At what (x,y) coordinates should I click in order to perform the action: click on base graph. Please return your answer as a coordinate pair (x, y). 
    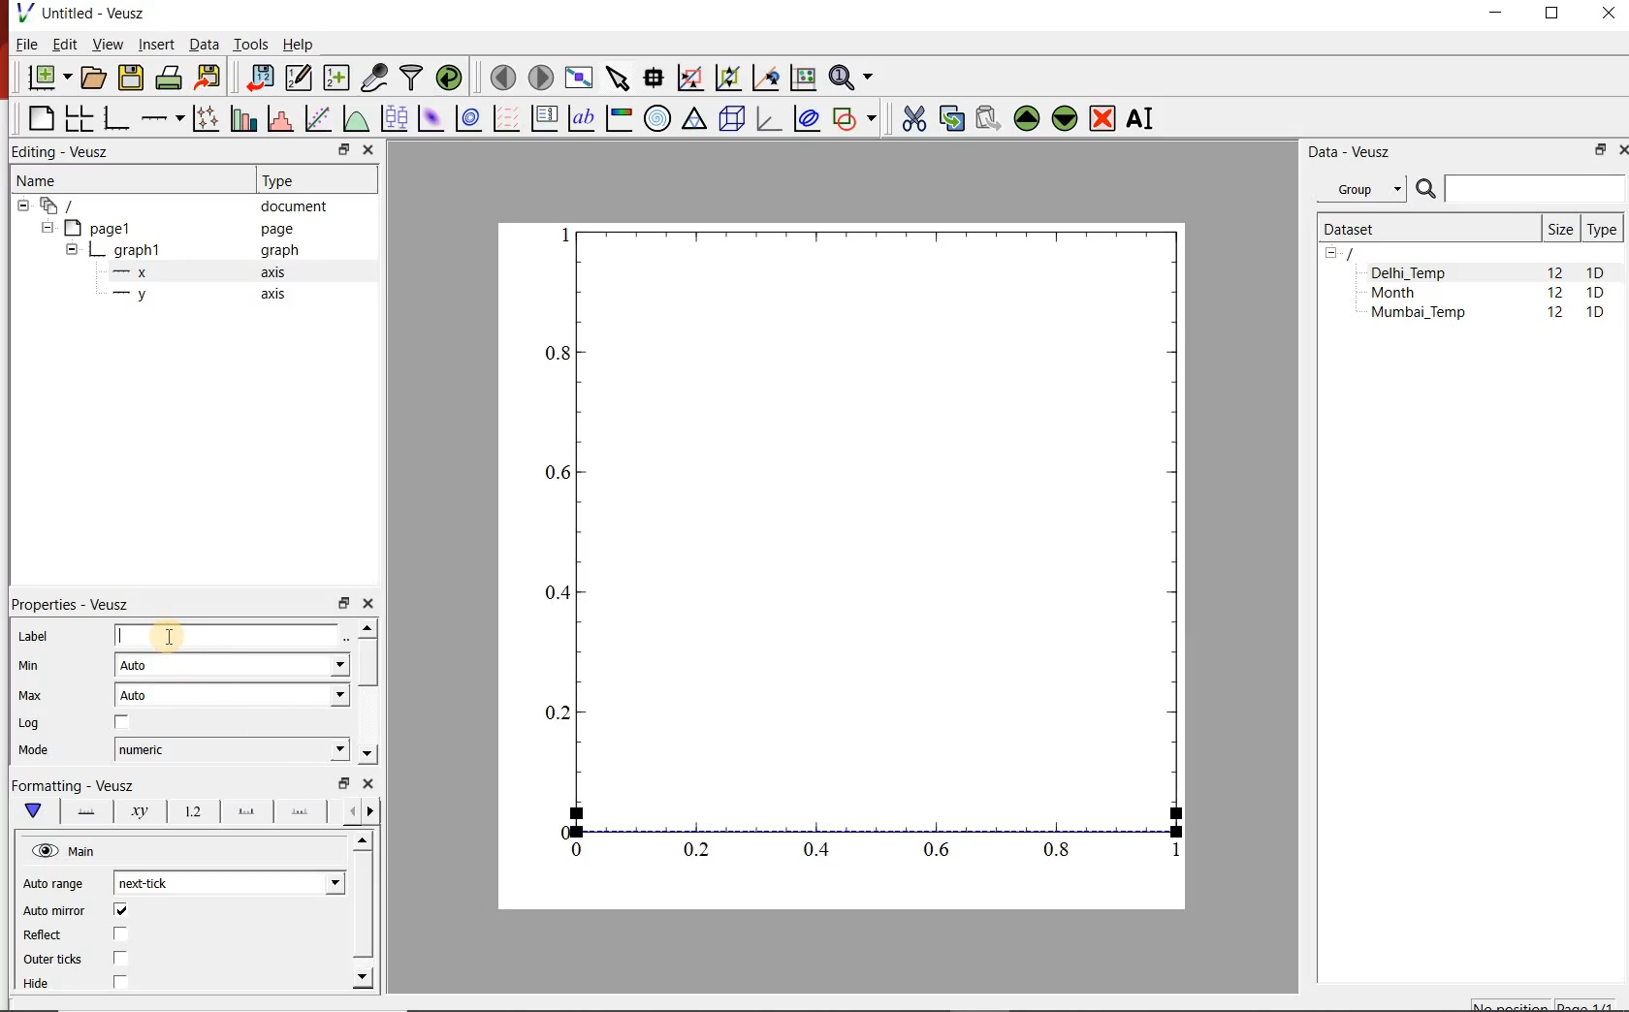
    Looking at the image, I should click on (114, 119).